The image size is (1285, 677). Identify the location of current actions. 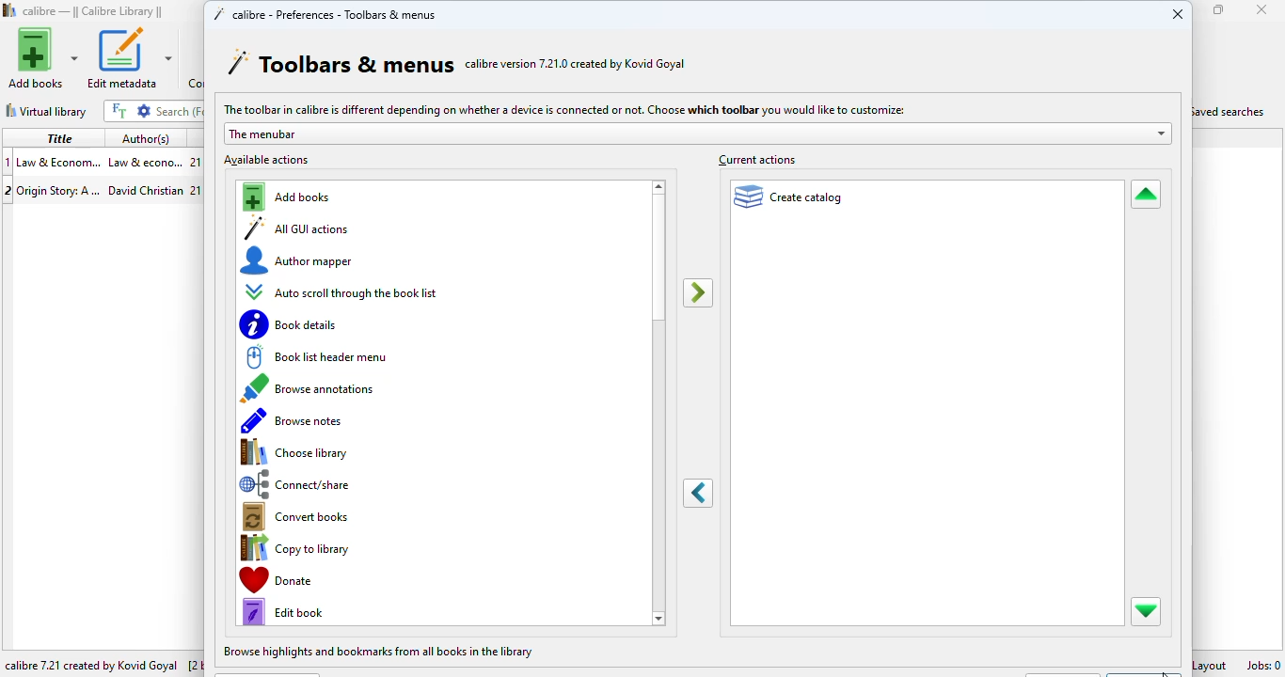
(755, 159).